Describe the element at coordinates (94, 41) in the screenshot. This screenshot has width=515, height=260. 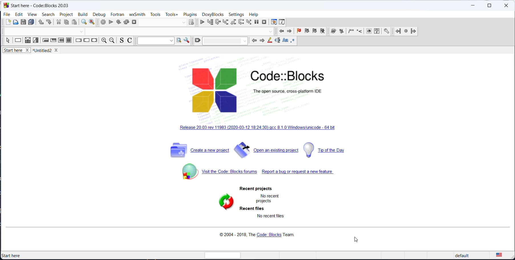
I see `return instruction` at that location.